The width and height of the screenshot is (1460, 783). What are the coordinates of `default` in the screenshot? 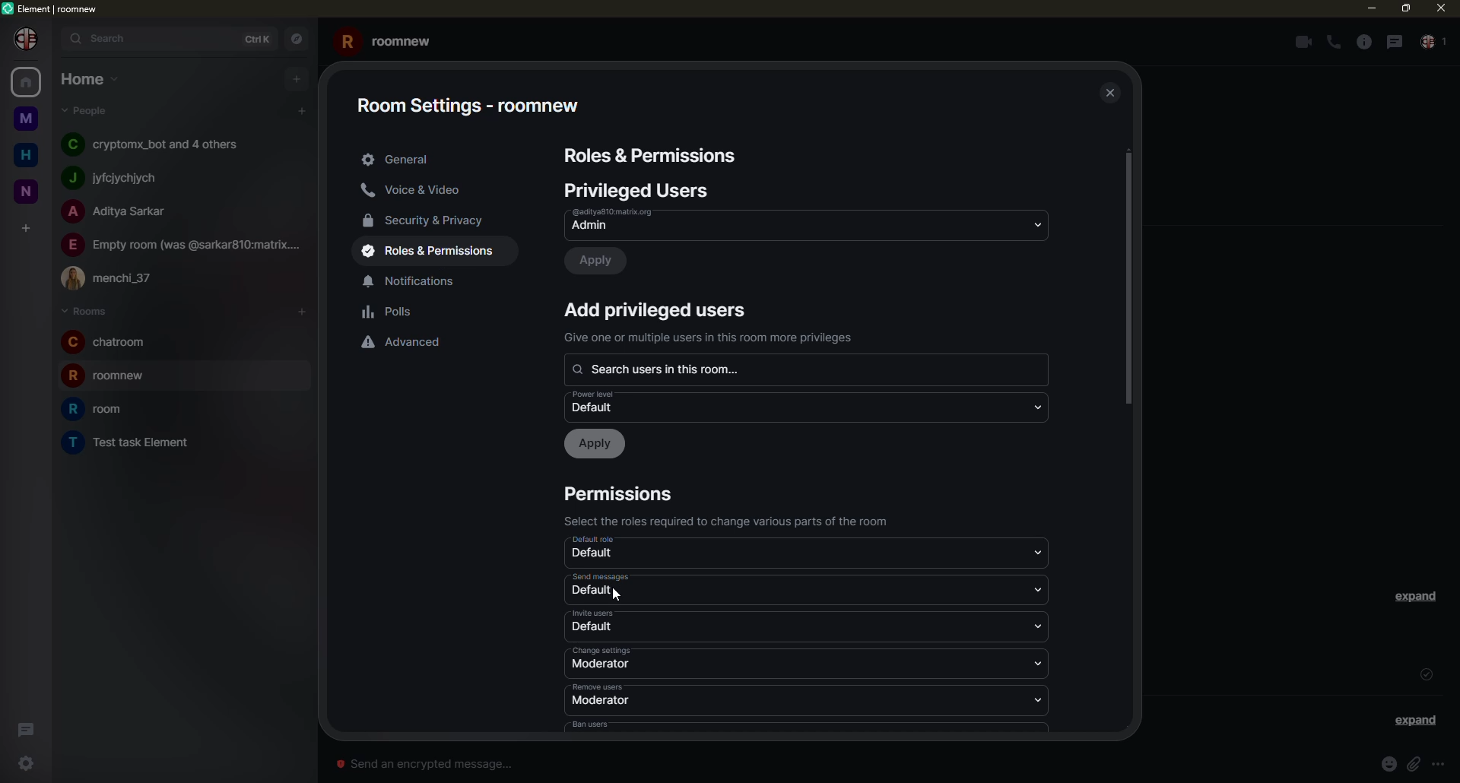 It's located at (595, 627).